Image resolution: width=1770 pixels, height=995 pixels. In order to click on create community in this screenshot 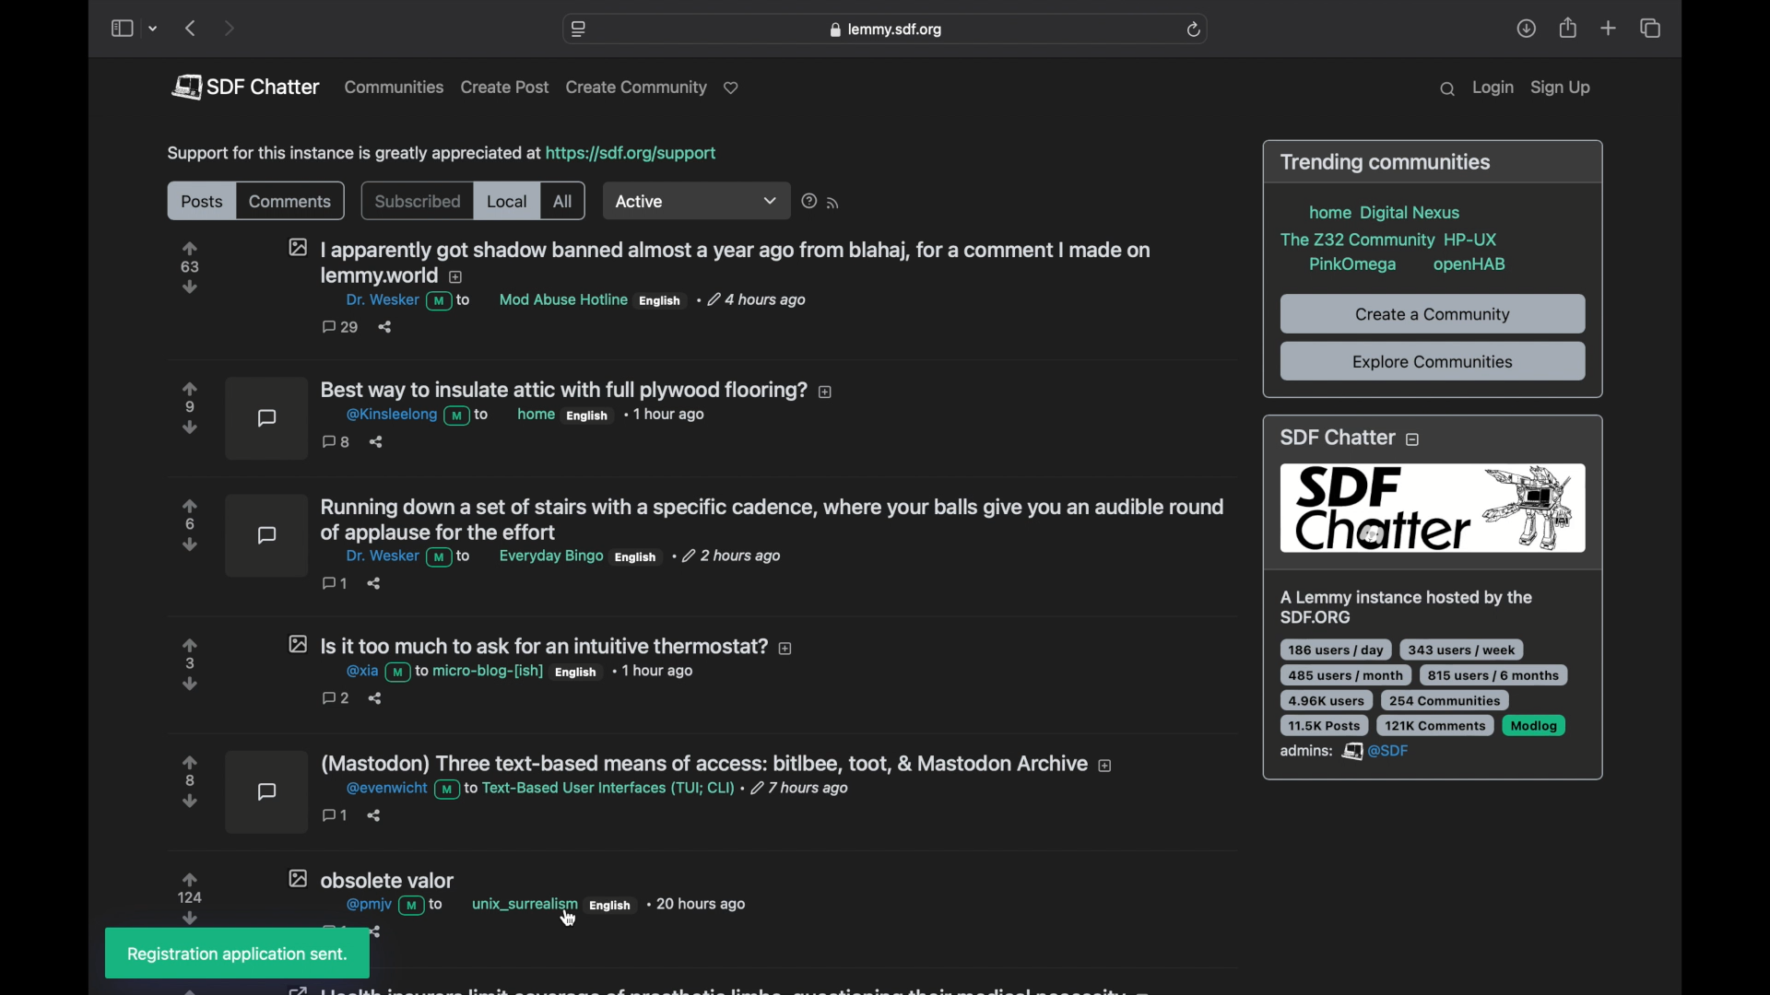, I will do `click(656, 88)`.